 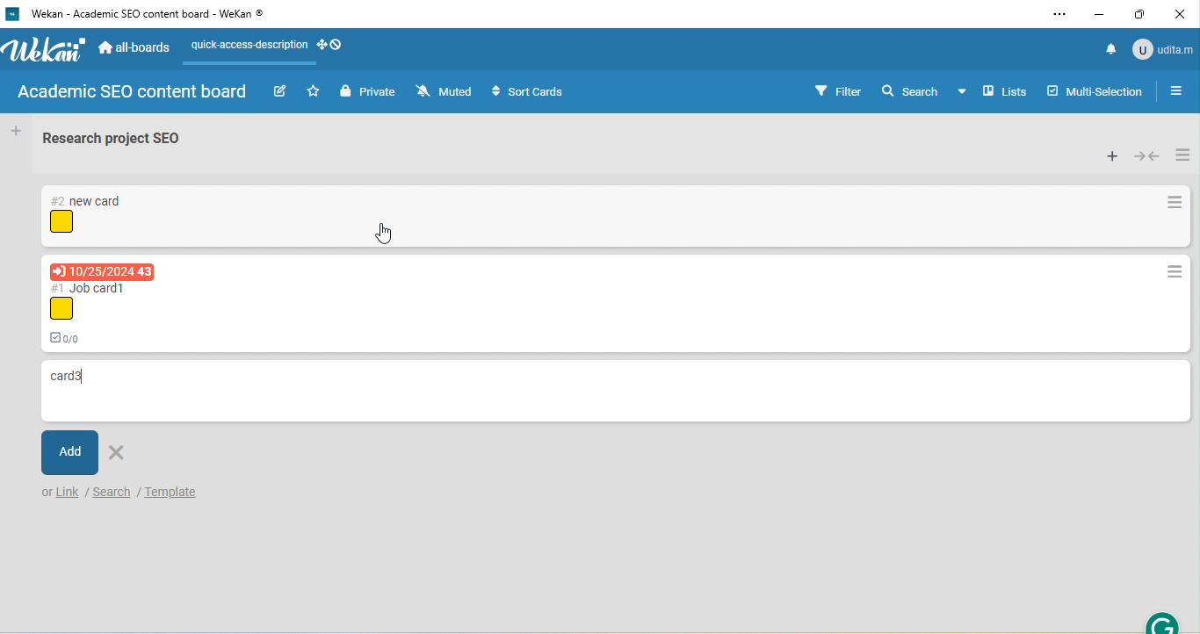 I want to click on or, so click(x=47, y=494).